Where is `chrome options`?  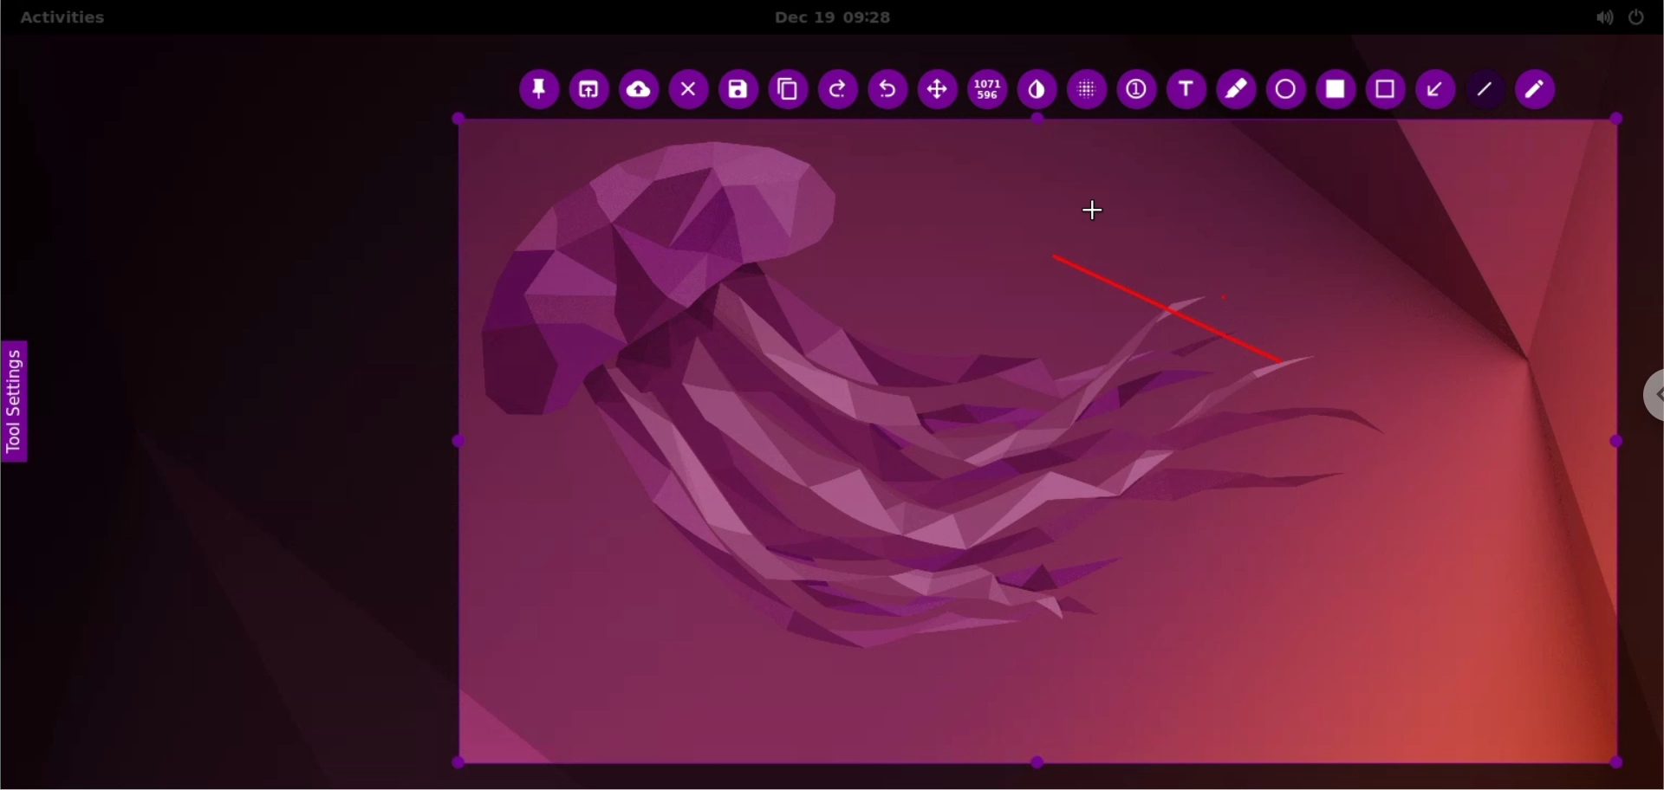 chrome options is located at coordinates (1644, 397).